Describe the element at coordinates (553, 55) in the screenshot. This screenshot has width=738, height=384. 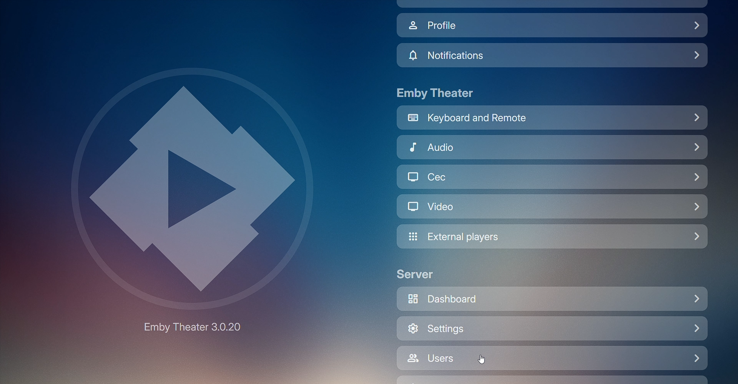
I see `Notifications` at that location.